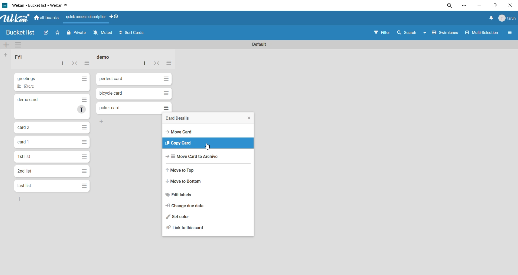 The width and height of the screenshot is (518, 275). Describe the element at coordinates (181, 143) in the screenshot. I see `copy card` at that location.